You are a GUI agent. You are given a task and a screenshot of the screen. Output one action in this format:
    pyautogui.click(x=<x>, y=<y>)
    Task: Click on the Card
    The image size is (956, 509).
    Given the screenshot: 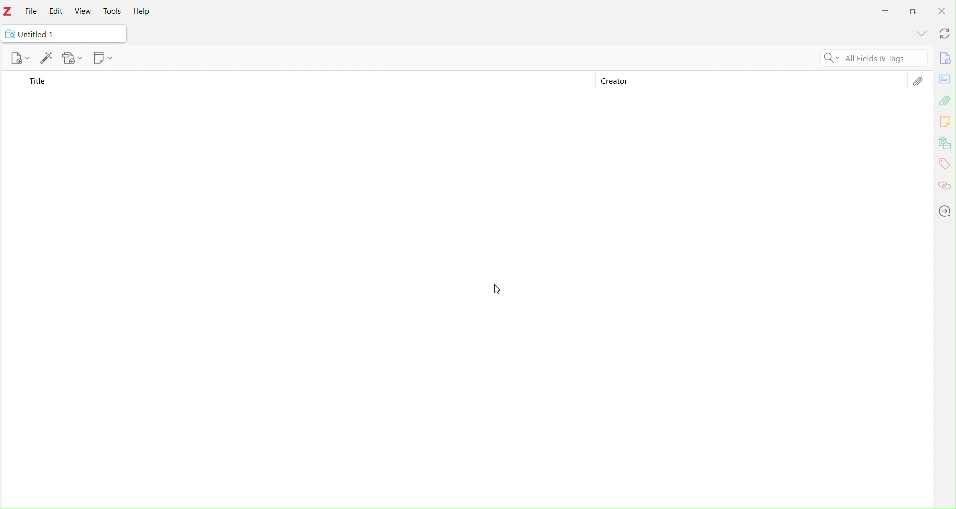 What is the action you would take?
    pyautogui.click(x=945, y=78)
    